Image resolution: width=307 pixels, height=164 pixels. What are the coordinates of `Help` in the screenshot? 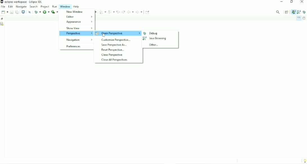 It's located at (77, 6).